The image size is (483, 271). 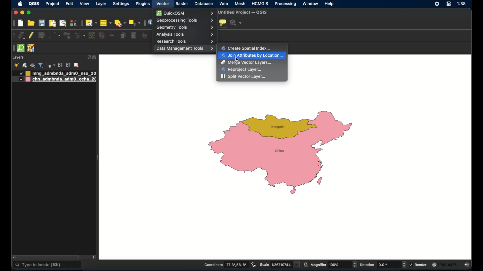 What do you see at coordinates (41, 65) in the screenshot?
I see `filter legend` at bounding box center [41, 65].